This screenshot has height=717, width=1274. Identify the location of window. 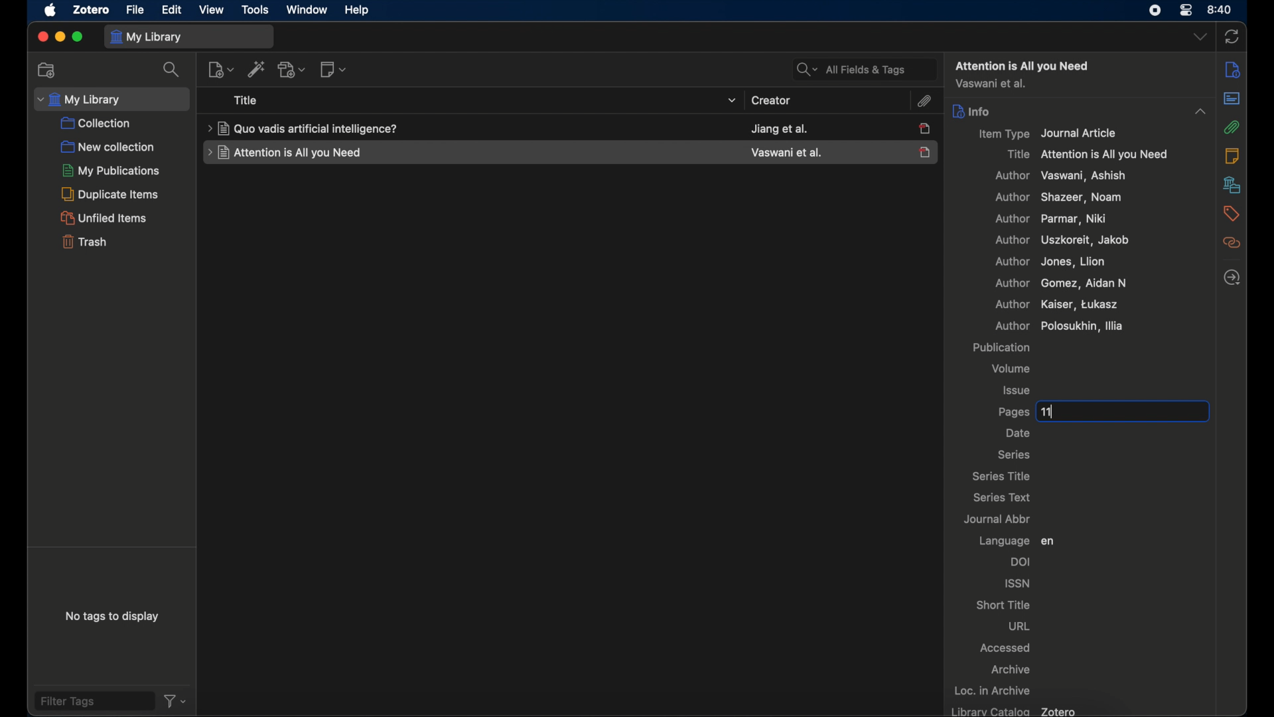
(305, 9).